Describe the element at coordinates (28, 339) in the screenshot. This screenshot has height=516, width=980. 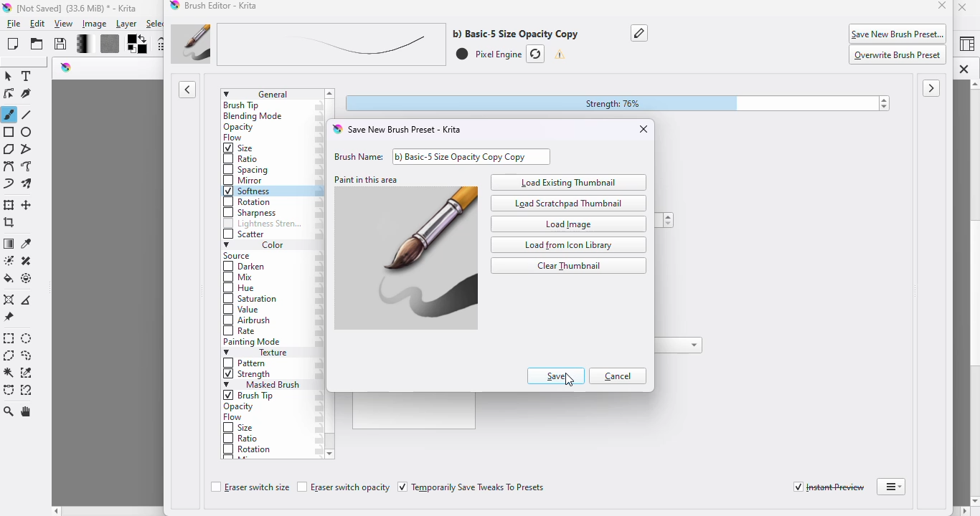
I see `elliptical selection tool` at that location.